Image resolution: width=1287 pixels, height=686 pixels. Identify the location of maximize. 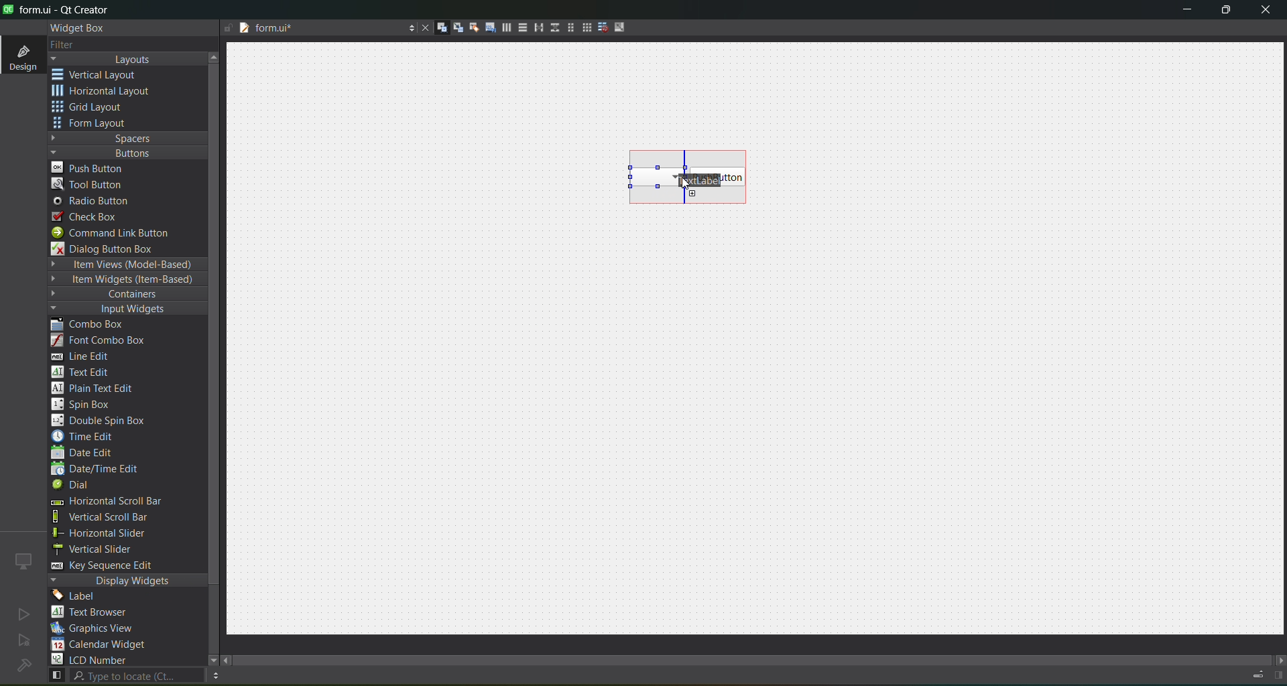
(1227, 12).